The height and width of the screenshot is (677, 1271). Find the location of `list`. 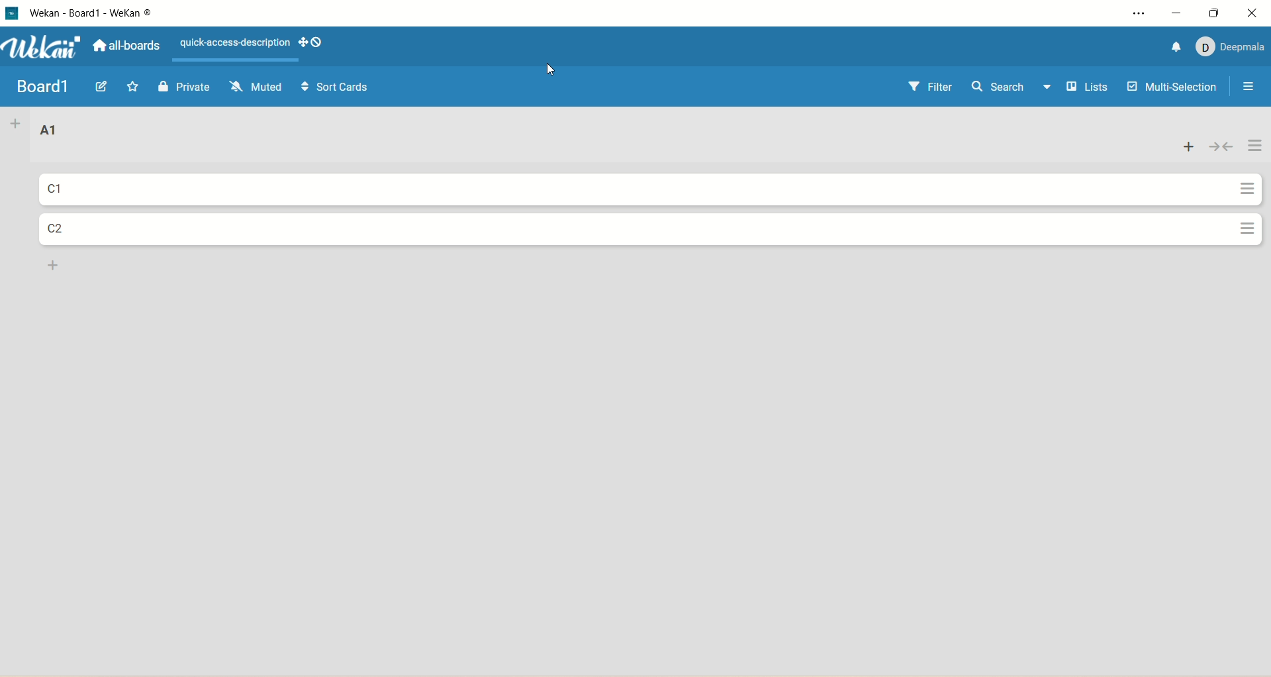

list is located at coordinates (46, 130).